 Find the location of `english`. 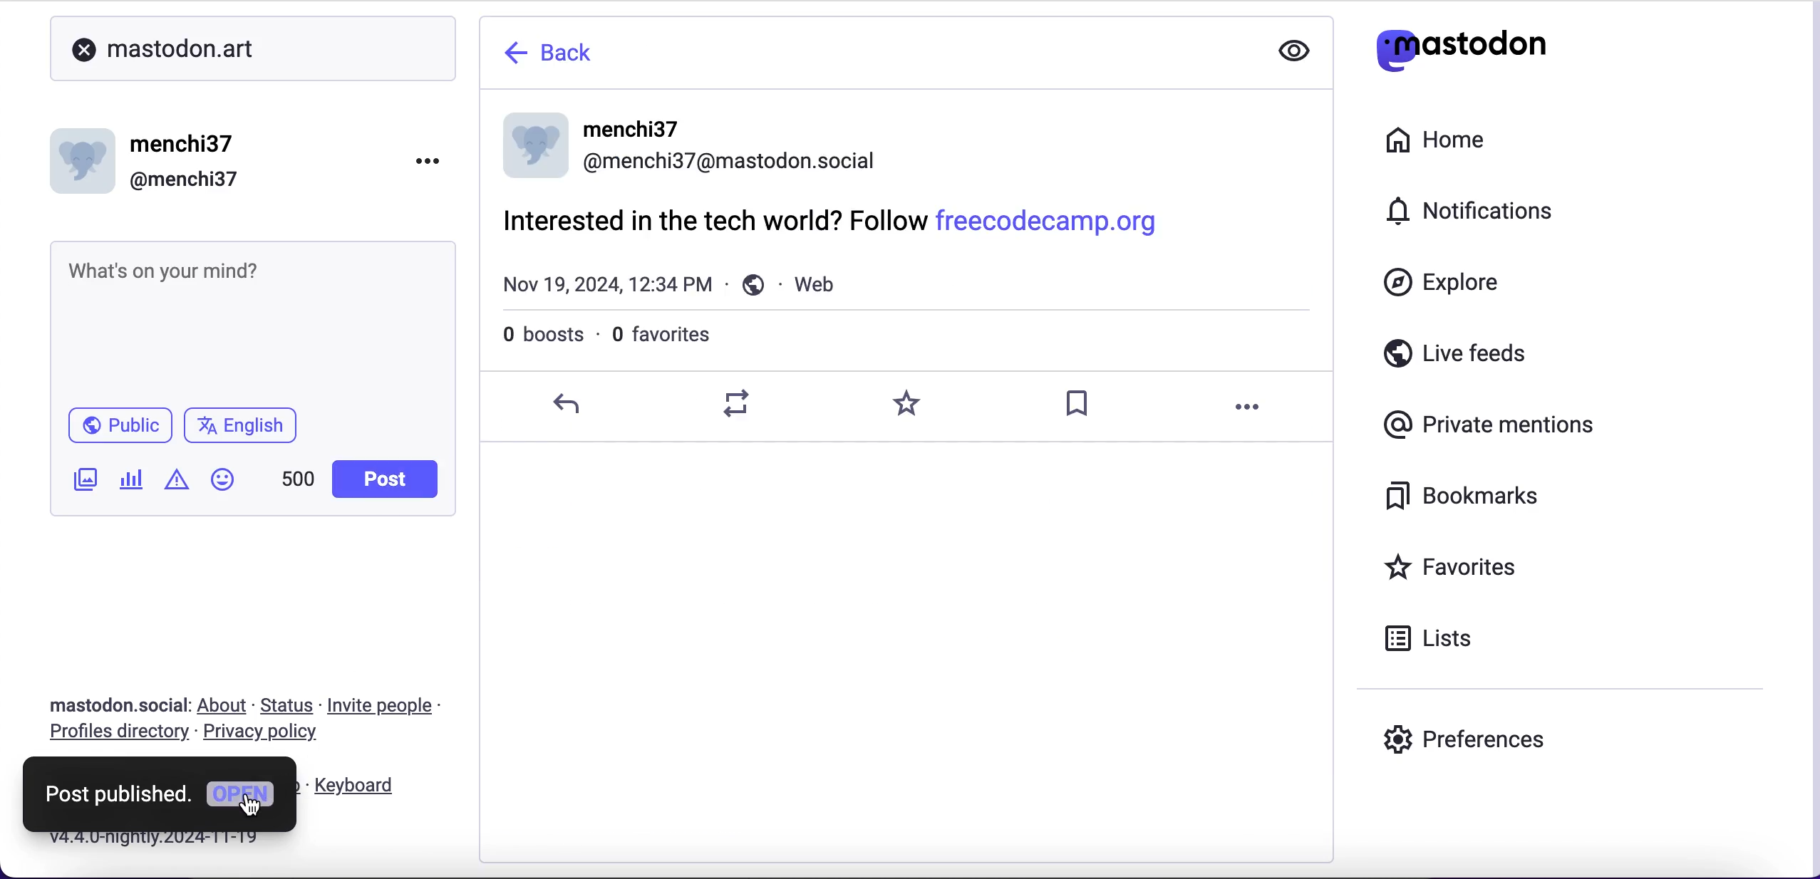

english is located at coordinates (238, 425).